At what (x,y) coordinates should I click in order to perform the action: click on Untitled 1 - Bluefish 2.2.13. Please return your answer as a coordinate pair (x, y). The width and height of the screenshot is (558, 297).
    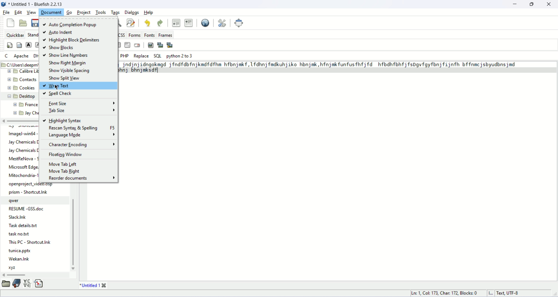
    Looking at the image, I should click on (37, 4).